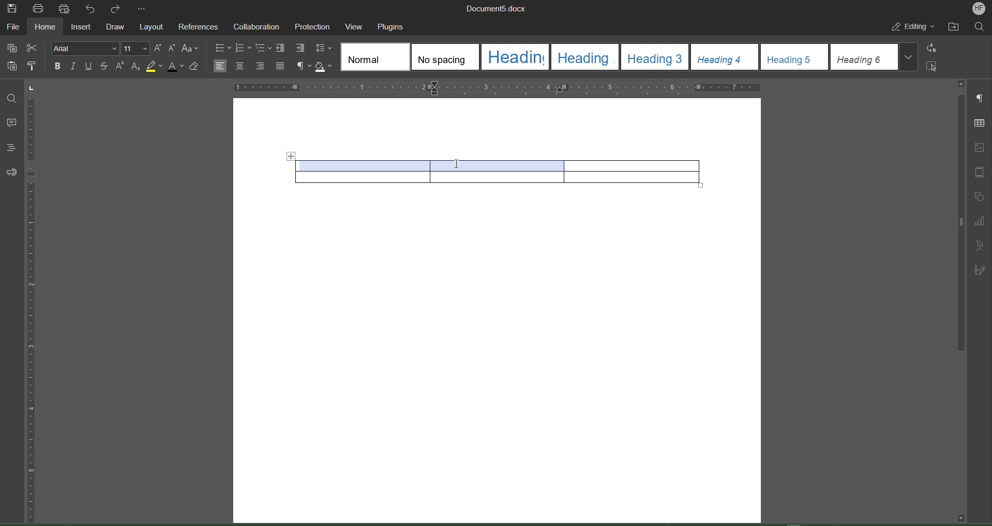  I want to click on Erase Style, so click(196, 66).